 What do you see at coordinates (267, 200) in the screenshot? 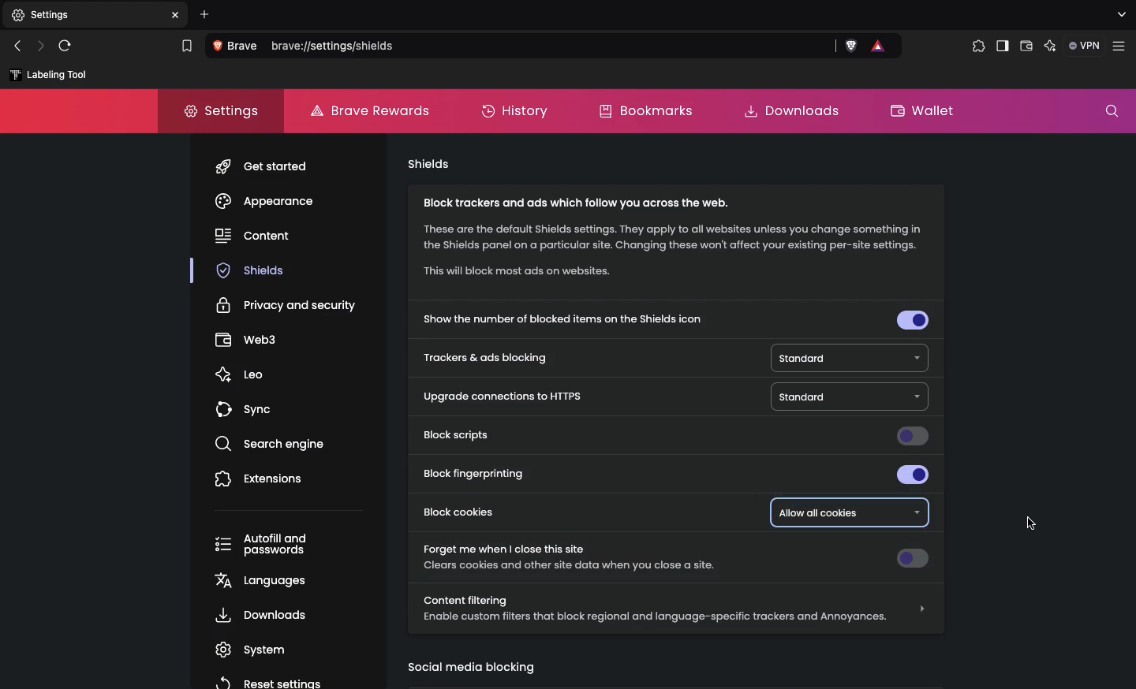
I see `Appearance` at bounding box center [267, 200].